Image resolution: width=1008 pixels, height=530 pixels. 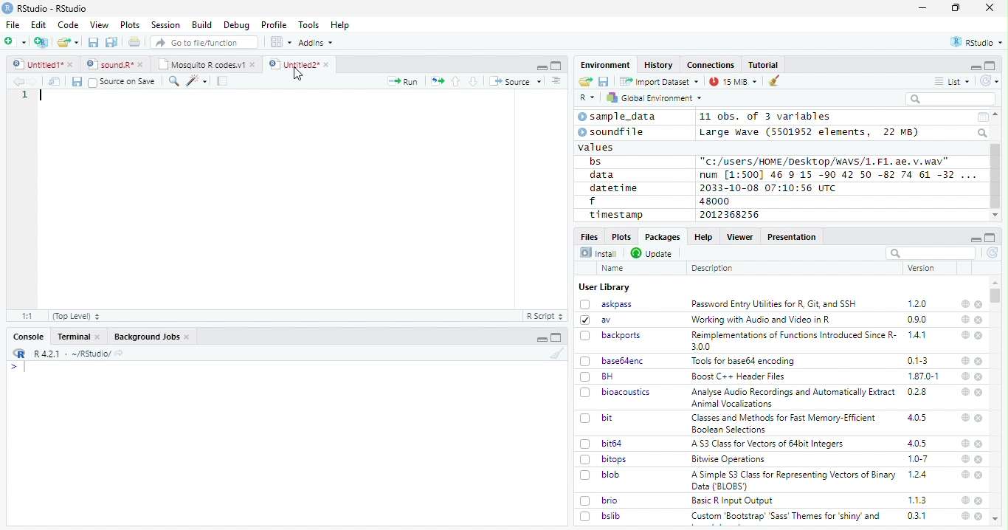 What do you see at coordinates (206, 64) in the screenshot?
I see `Mosquito R codes.v1` at bounding box center [206, 64].